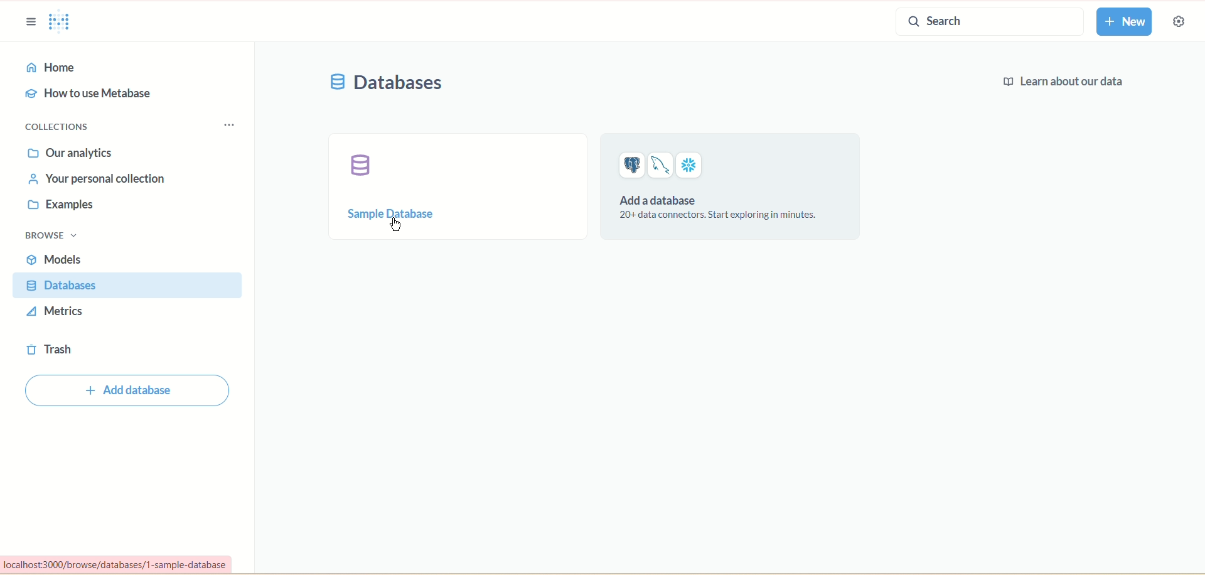 The width and height of the screenshot is (1205, 575). I want to click on add a database, so click(735, 187).